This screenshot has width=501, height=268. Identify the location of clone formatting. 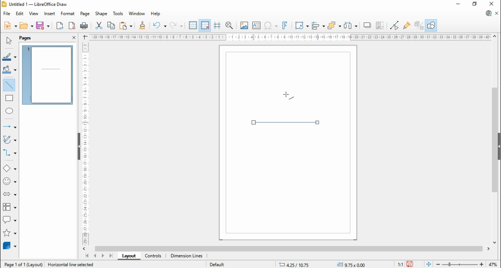
(142, 25).